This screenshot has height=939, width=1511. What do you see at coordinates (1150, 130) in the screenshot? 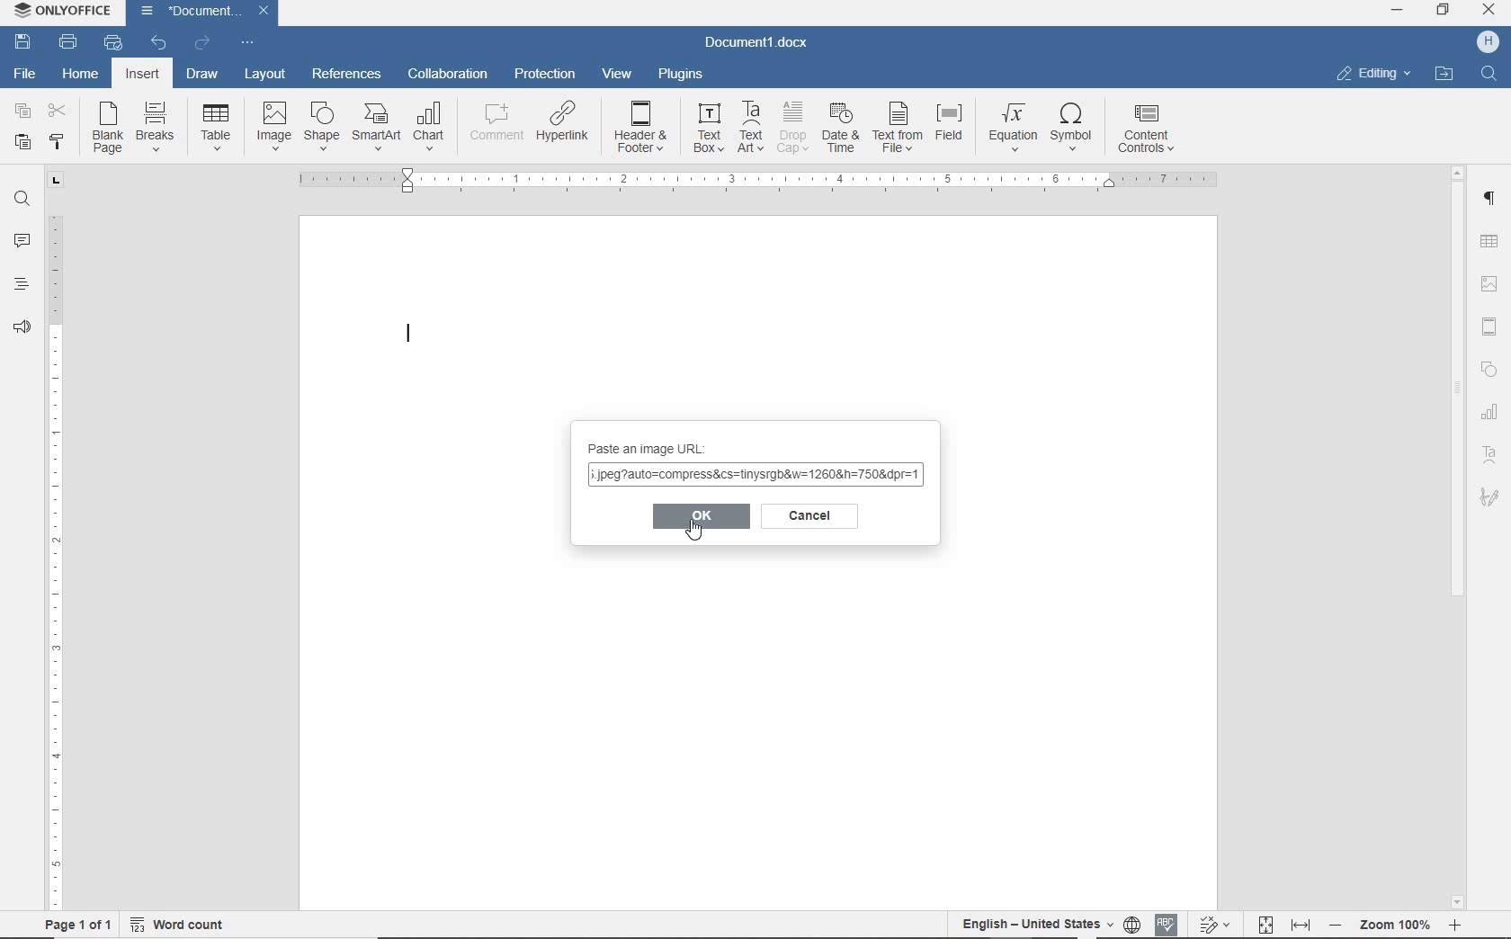
I see `content controls` at bounding box center [1150, 130].